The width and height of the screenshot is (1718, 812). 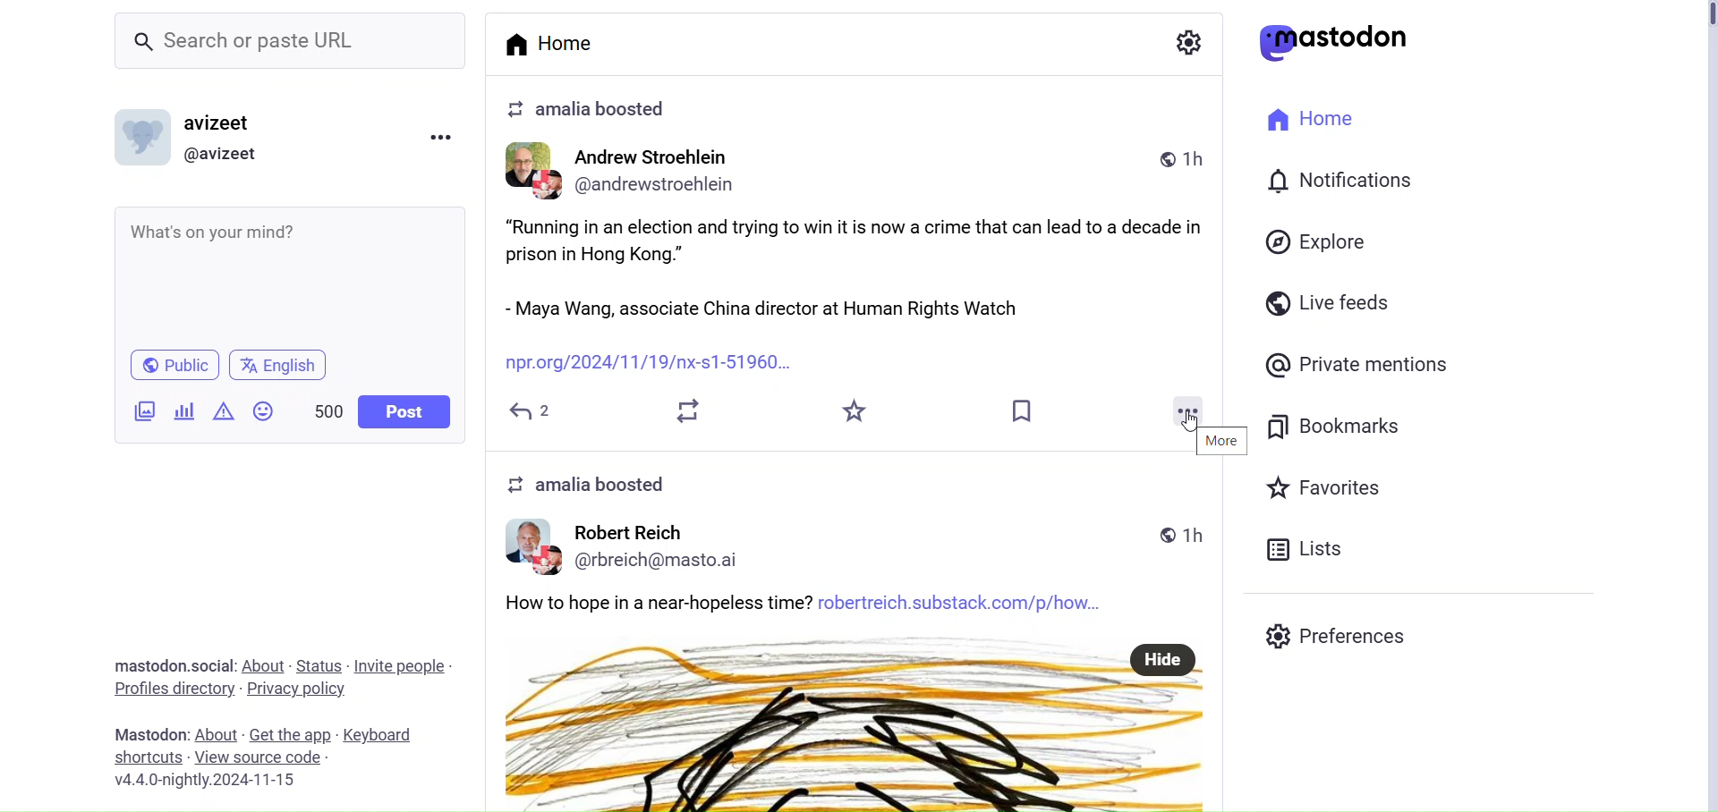 I want to click on Keyboard, so click(x=375, y=732).